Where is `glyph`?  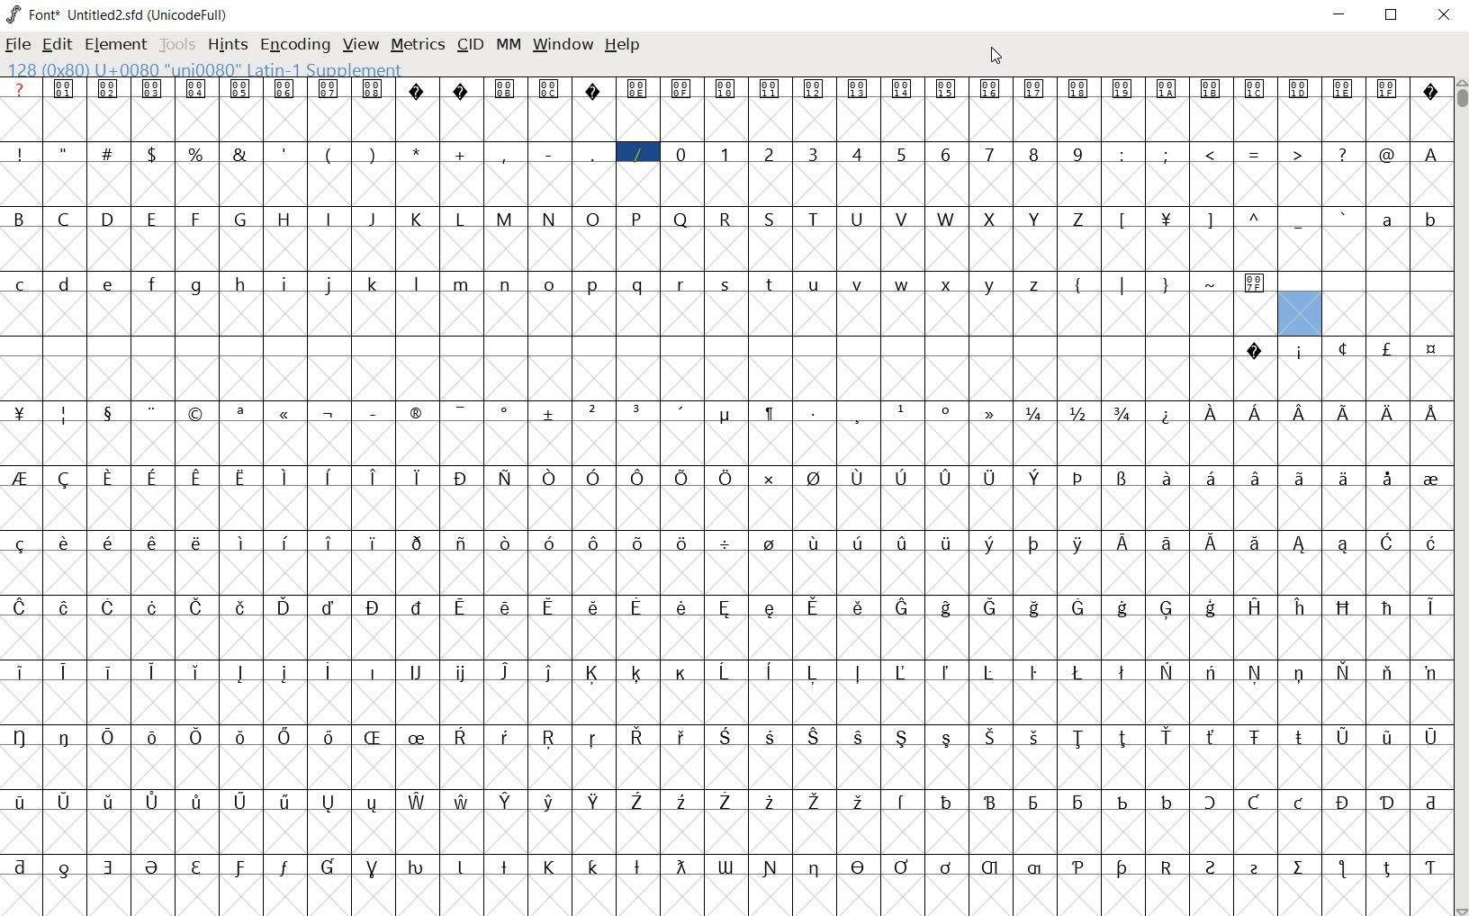
glyph is located at coordinates (195, 154).